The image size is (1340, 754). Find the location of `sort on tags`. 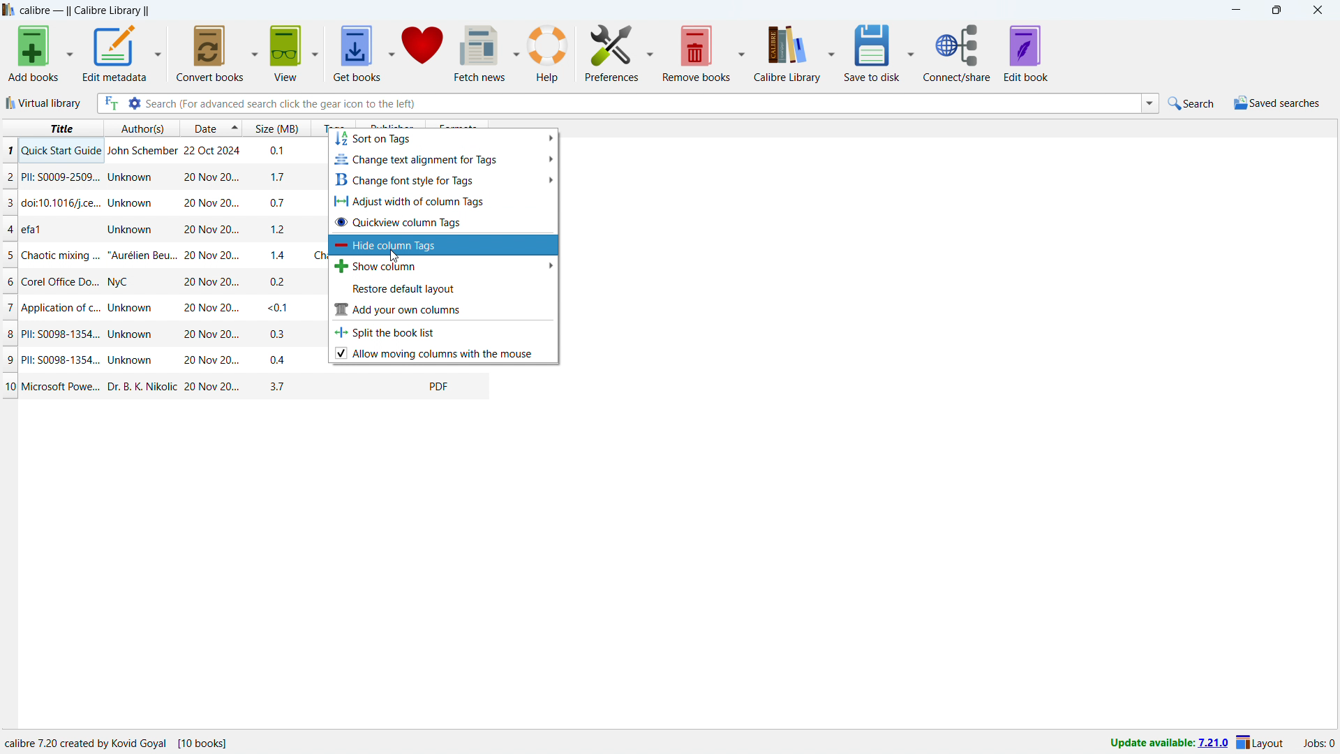

sort on tags is located at coordinates (444, 139).